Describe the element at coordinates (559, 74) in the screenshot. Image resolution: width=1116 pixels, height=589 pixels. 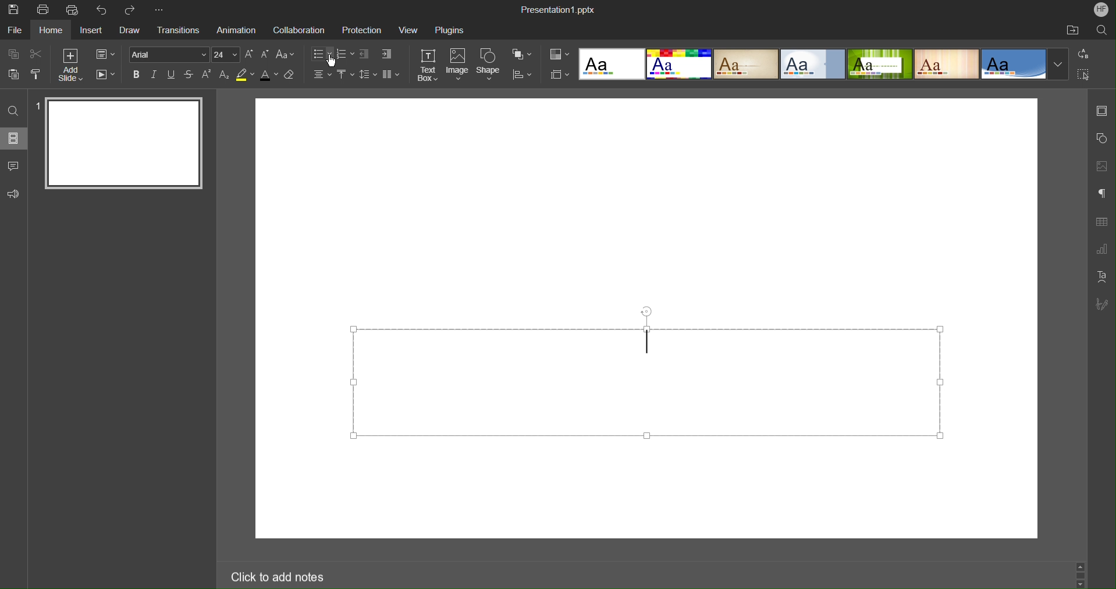
I see `Slide Size Settings` at that location.